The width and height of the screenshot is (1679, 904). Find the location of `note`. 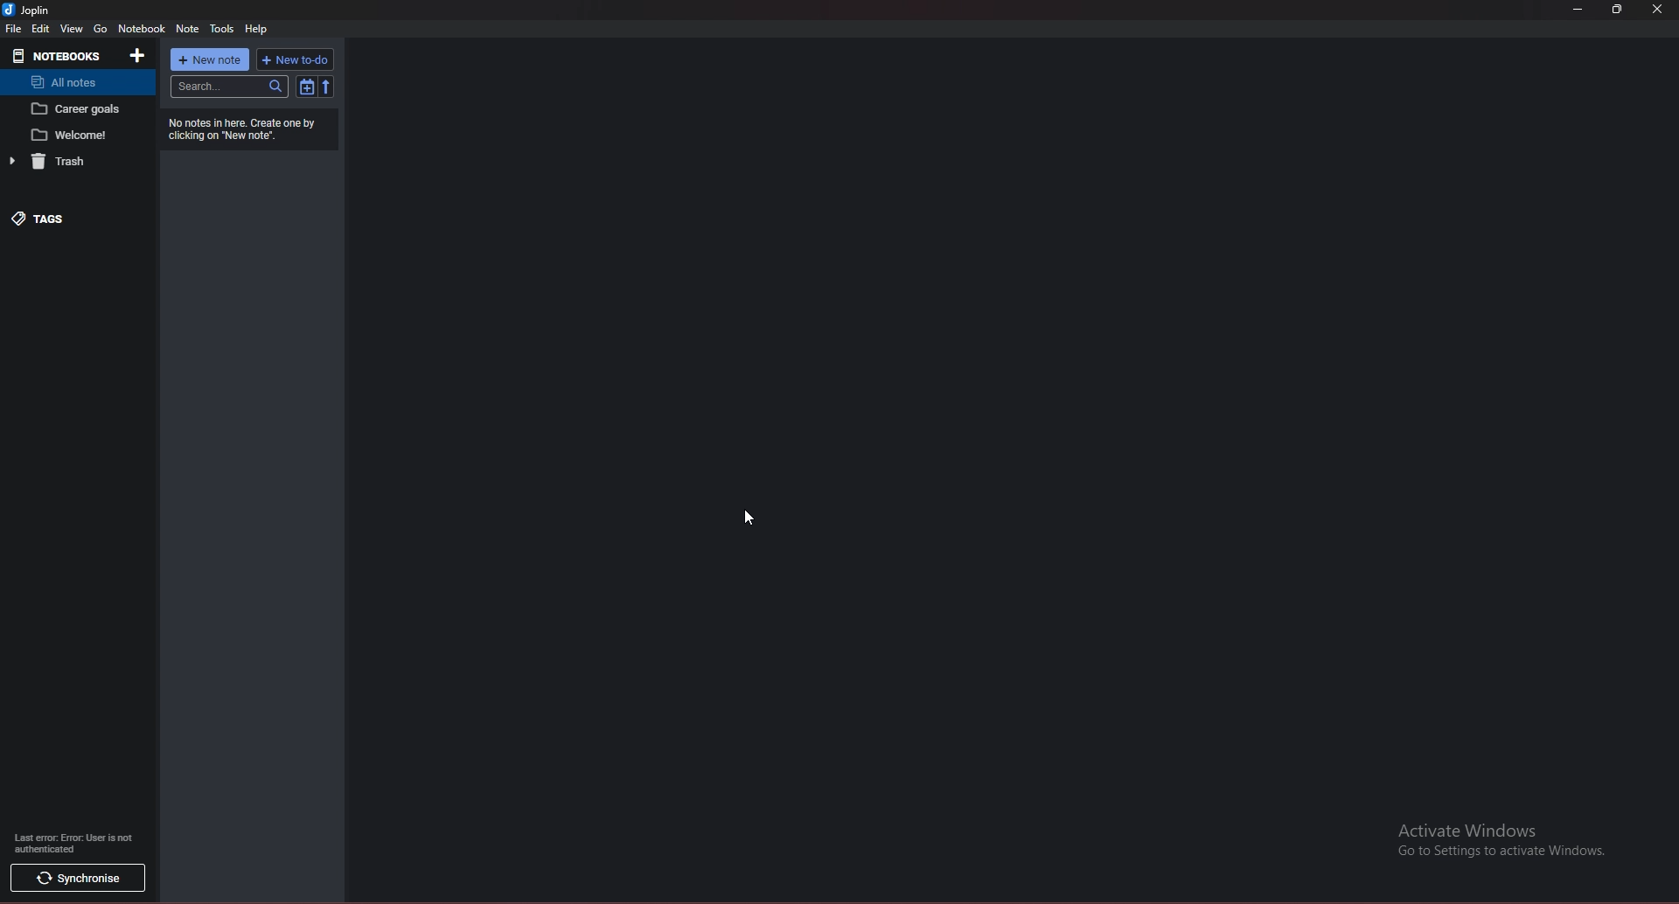

note is located at coordinates (77, 109).